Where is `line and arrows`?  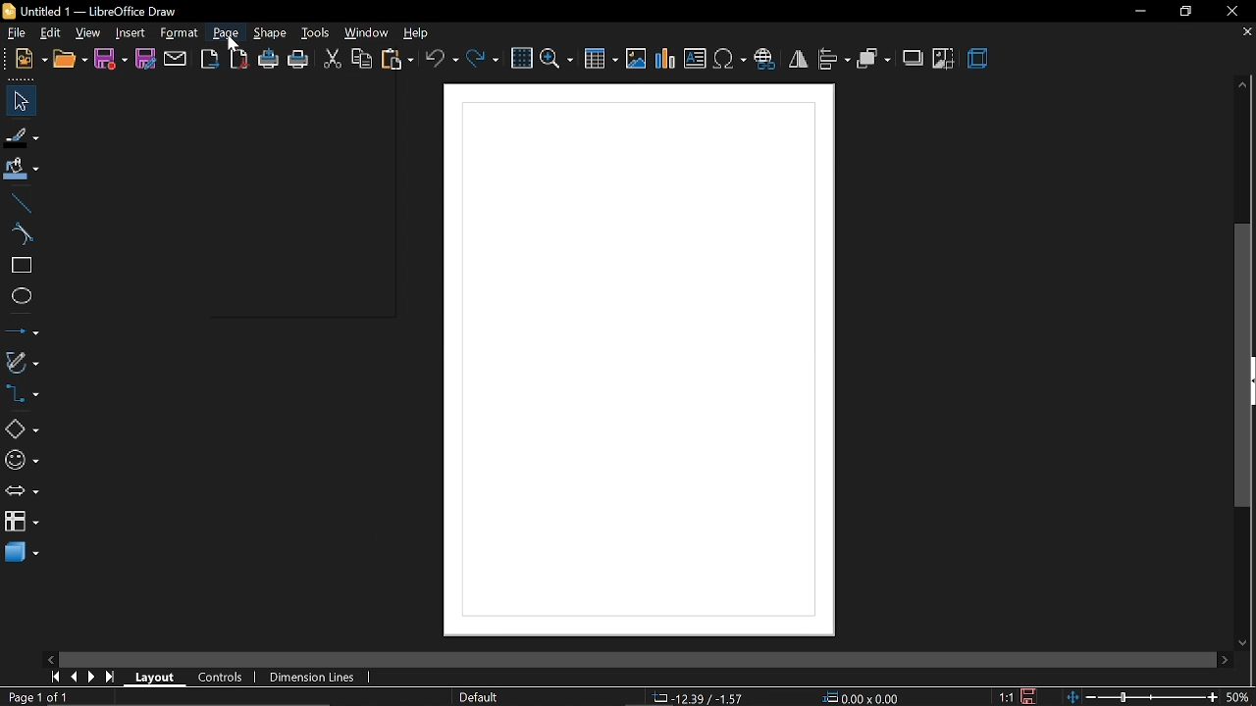
line and arrows is located at coordinates (22, 331).